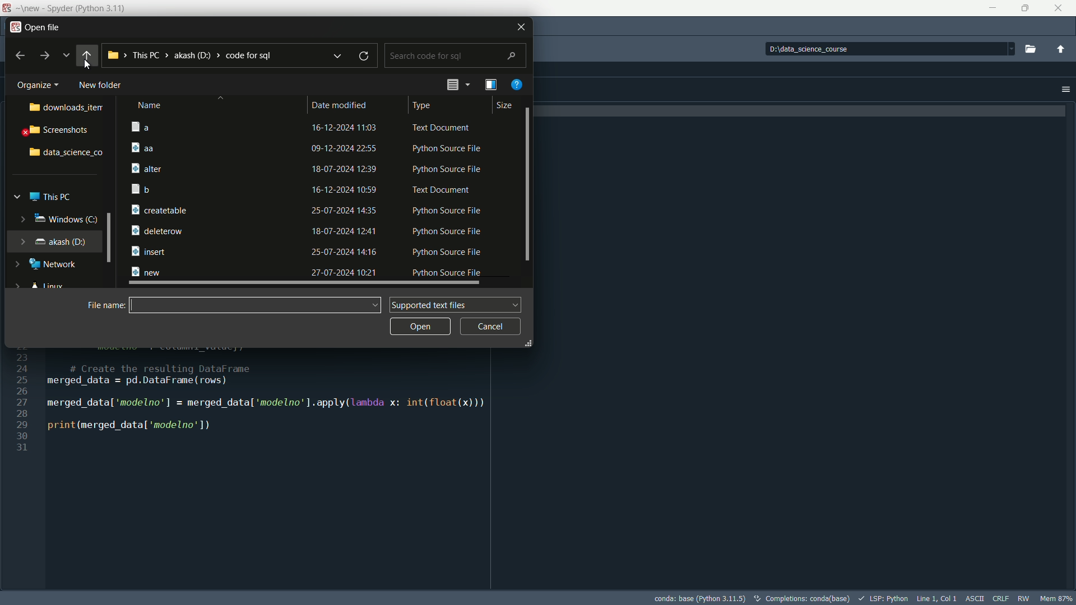  I want to click on this pc, so click(54, 197).